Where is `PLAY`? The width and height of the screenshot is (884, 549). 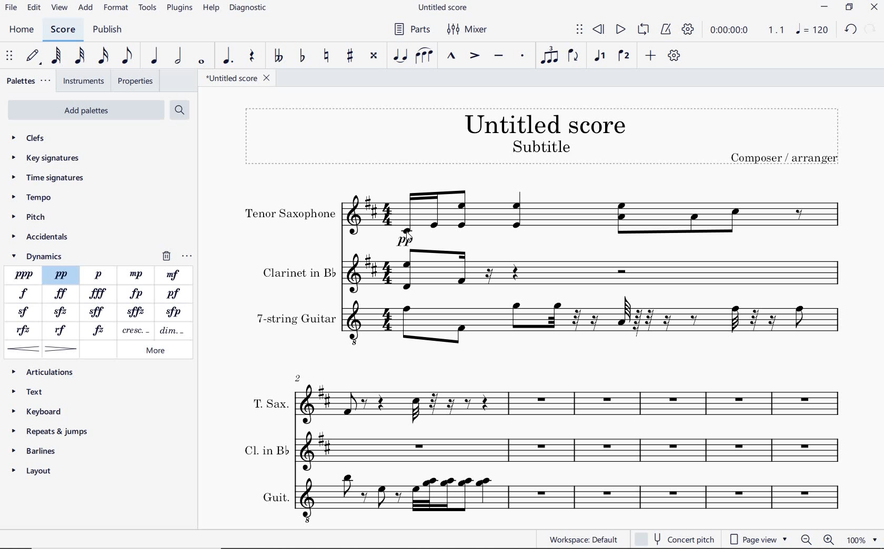
PLAY is located at coordinates (620, 30).